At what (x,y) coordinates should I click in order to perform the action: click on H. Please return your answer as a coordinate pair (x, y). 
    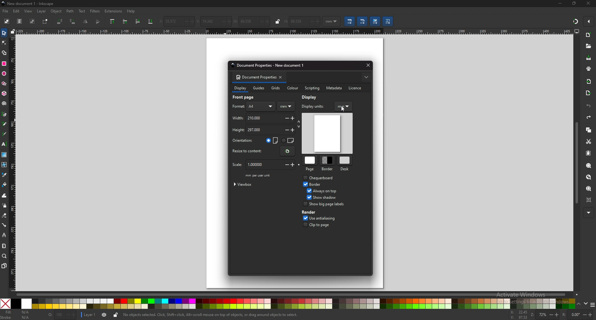
    Looking at the image, I should click on (286, 22).